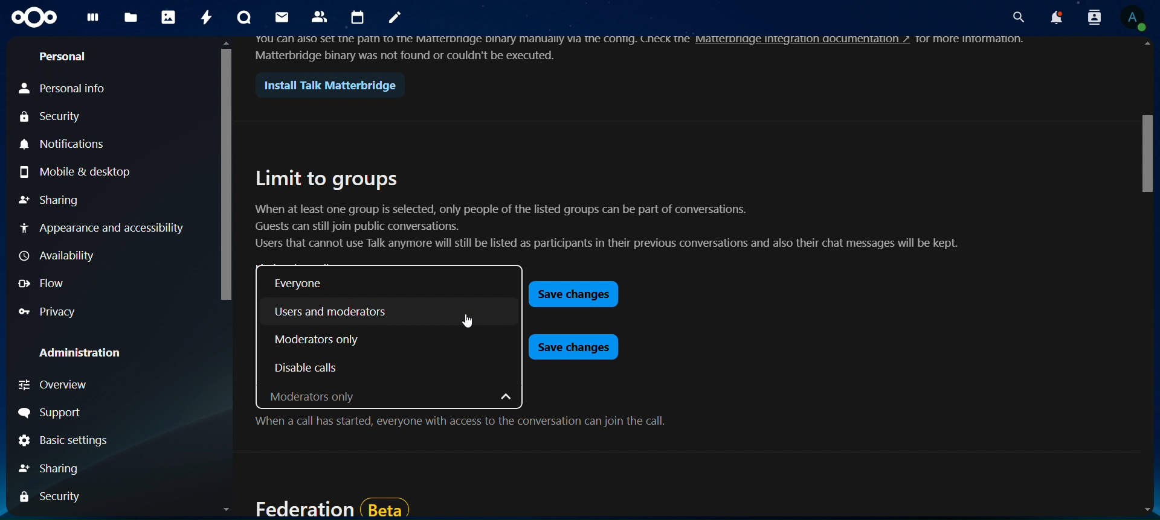  Describe the element at coordinates (331, 507) in the screenshot. I see `federation` at that location.